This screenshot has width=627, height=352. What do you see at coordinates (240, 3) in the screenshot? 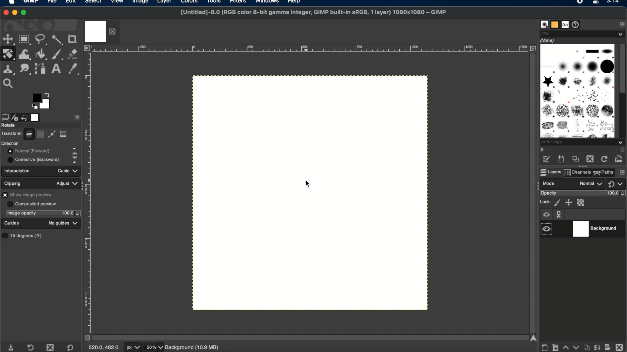
I see `filters` at bounding box center [240, 3].